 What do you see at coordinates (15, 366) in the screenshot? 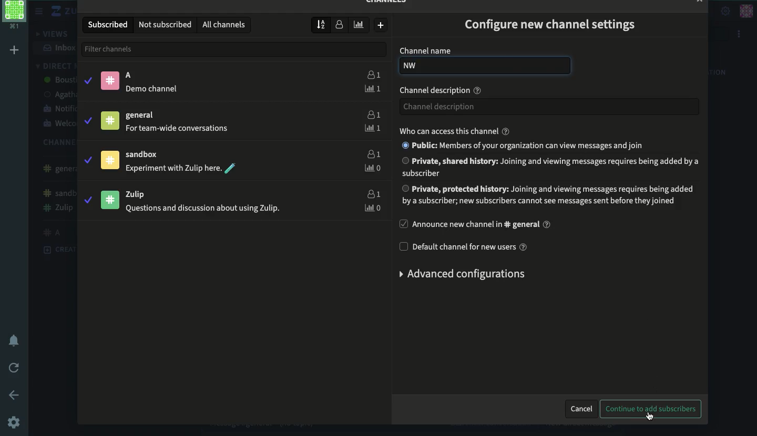
I see `refresh` at bounding box center [15, 366].